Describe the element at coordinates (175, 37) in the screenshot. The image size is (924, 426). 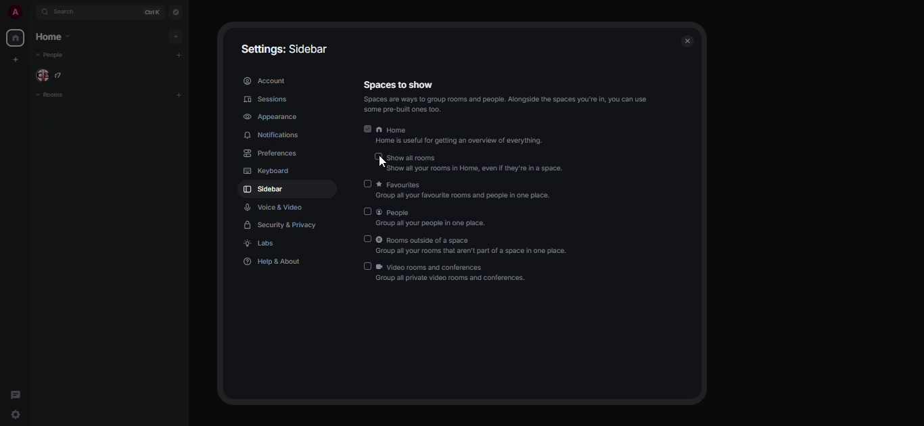
I see `add` at that location.